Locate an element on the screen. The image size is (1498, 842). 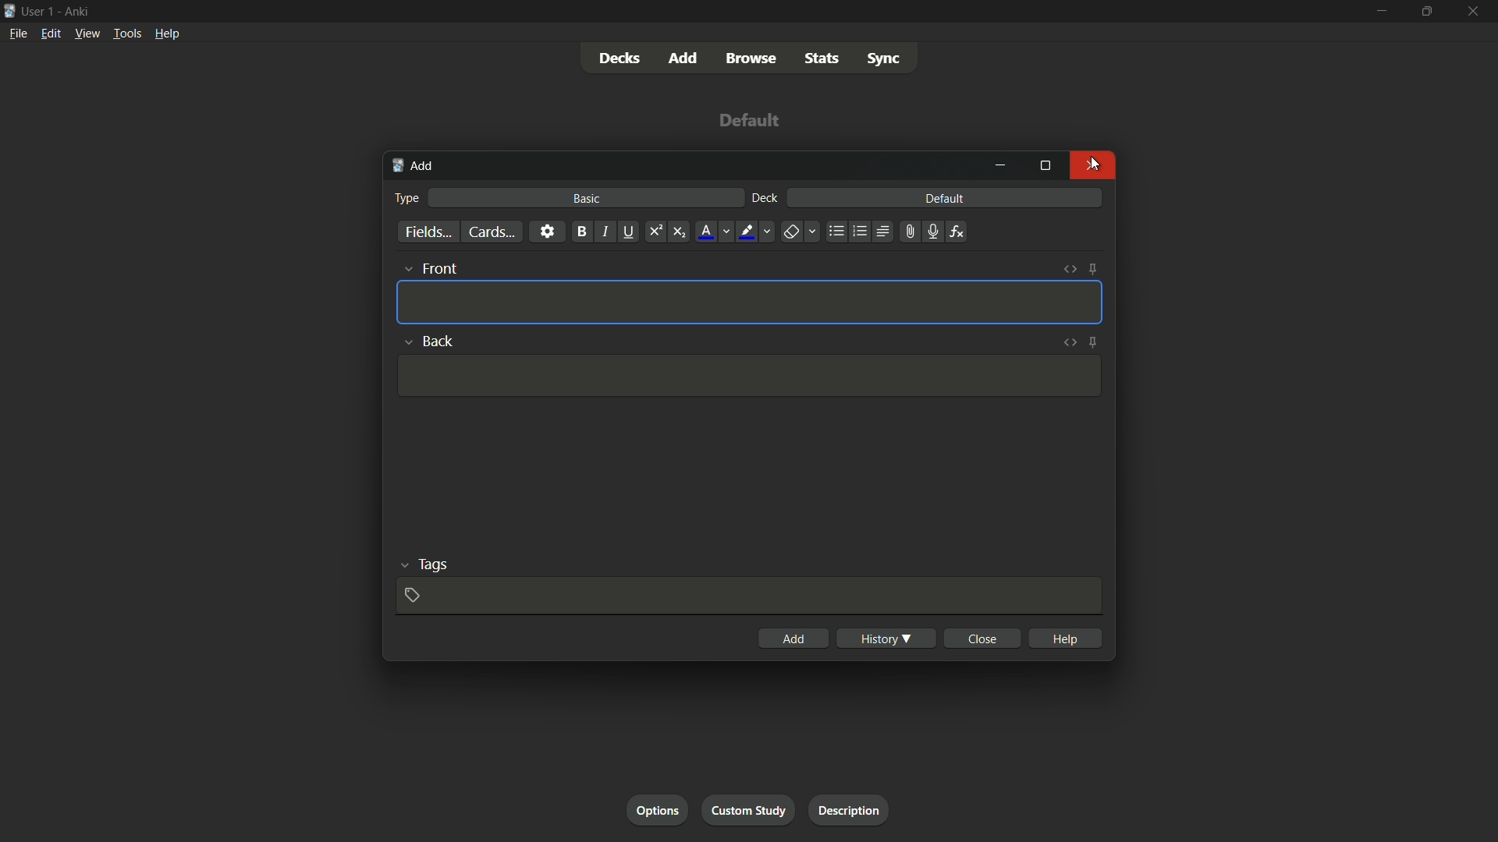
settings is located at coordinates (546, 232).